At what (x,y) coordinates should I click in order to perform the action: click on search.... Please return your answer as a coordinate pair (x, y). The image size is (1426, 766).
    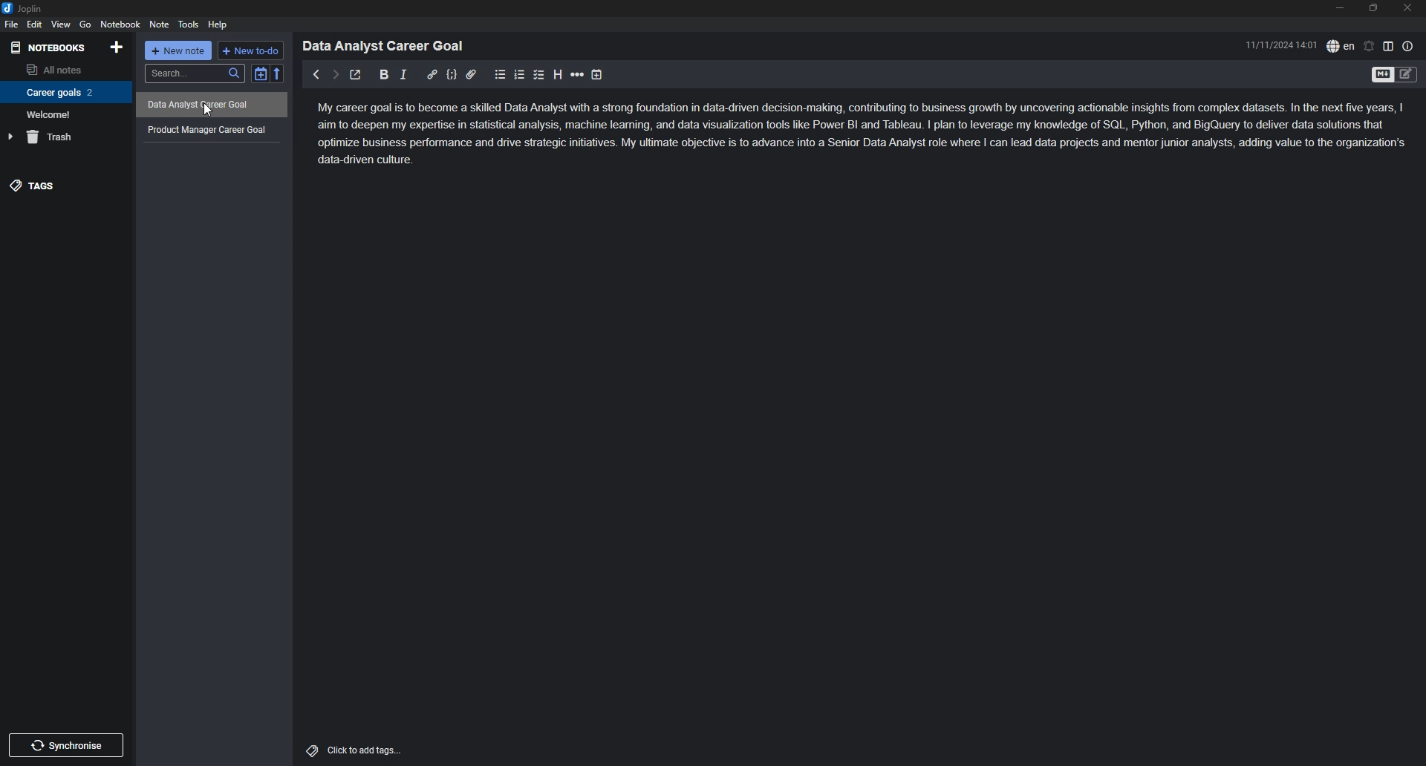
    Looking at the image, I should click on (194, 73).